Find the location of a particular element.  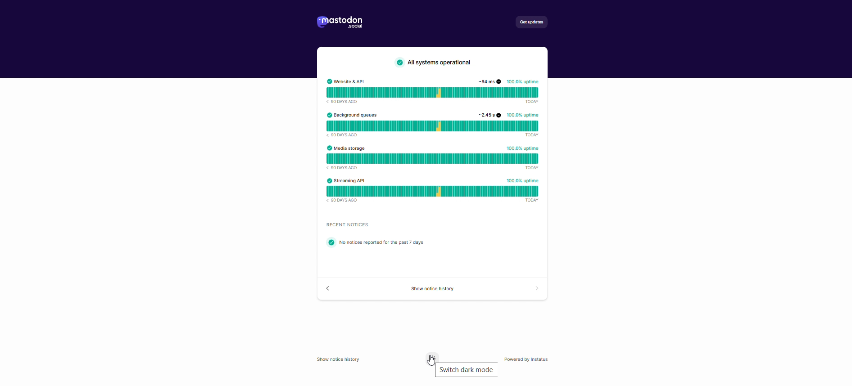

back is located at coordinates (330, 289).